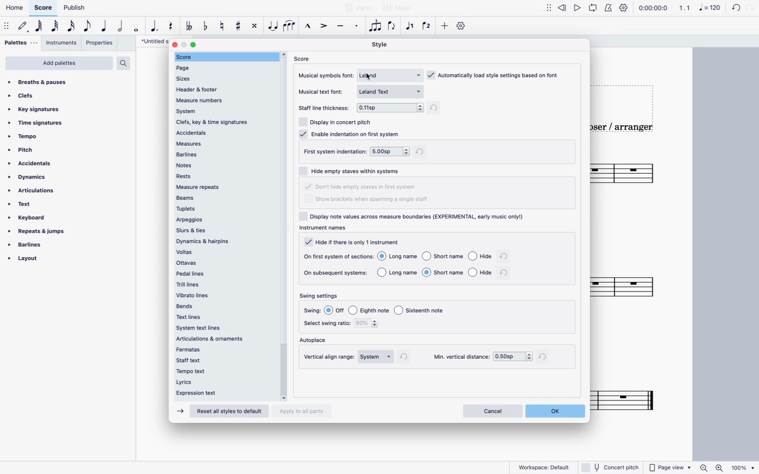 This screenshot has height=474, width=759. I want to click on properties, so click(98, 43).